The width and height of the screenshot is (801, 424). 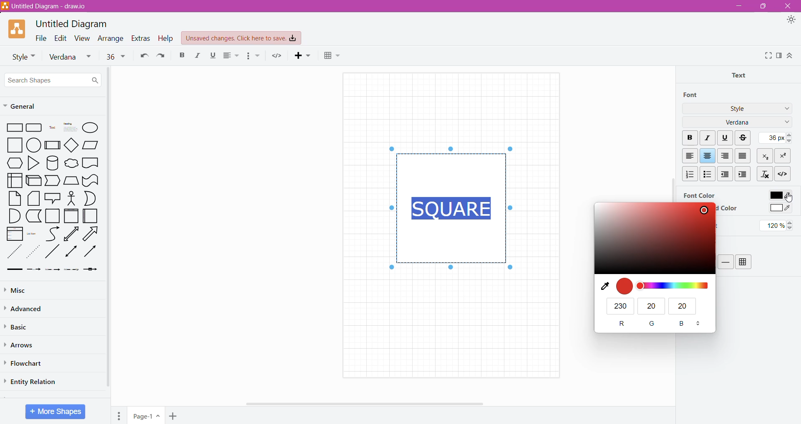 I want to click on Bulleted List, so click(x=707, y=173).